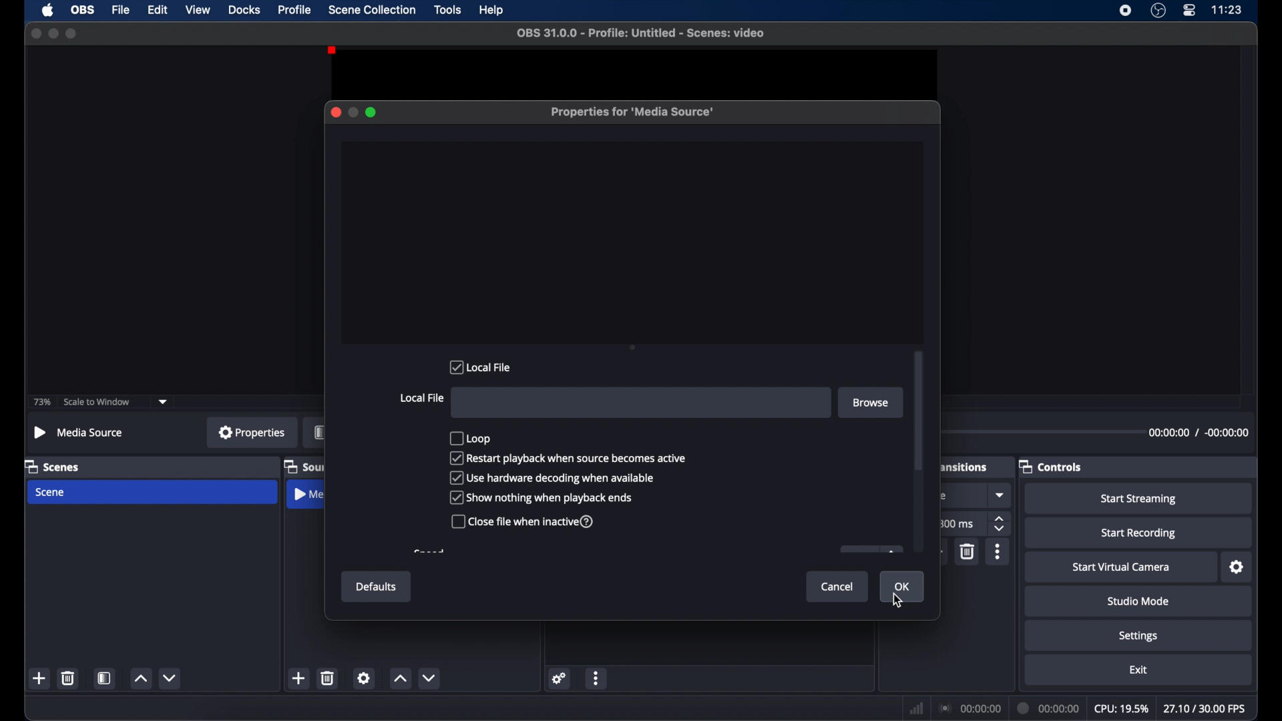  What do you see at coordinates (632, 111) in the screenshot?
I see `properties for media source` at bounding box center [632, 111].